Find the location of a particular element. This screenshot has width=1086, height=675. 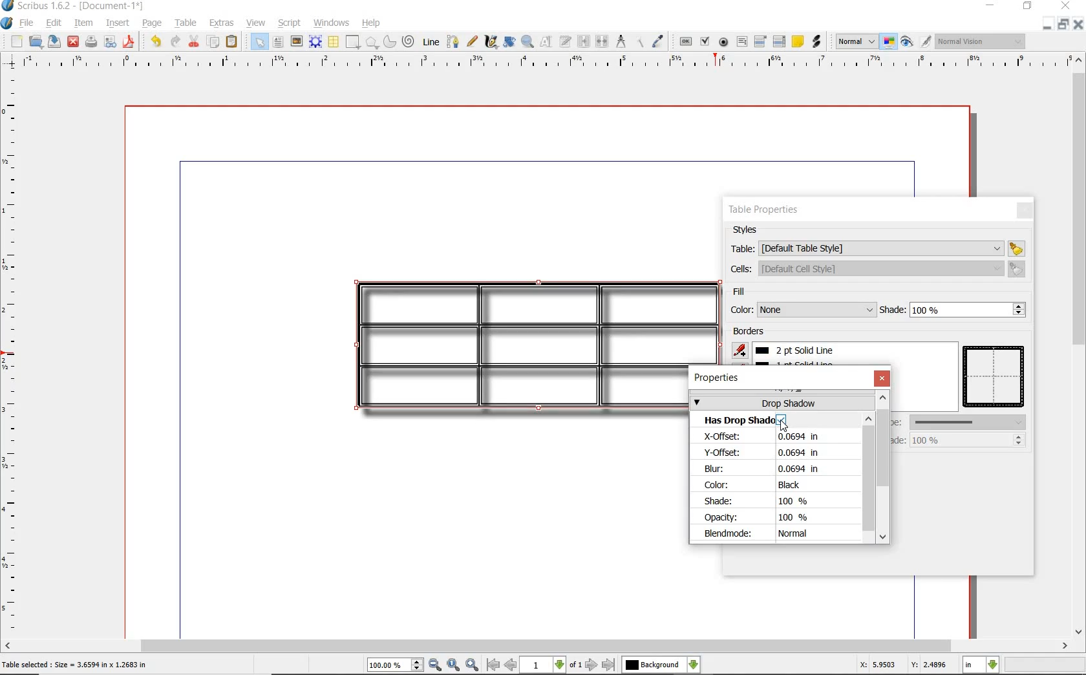

RESTORE is located at coordinates (1064, 23).